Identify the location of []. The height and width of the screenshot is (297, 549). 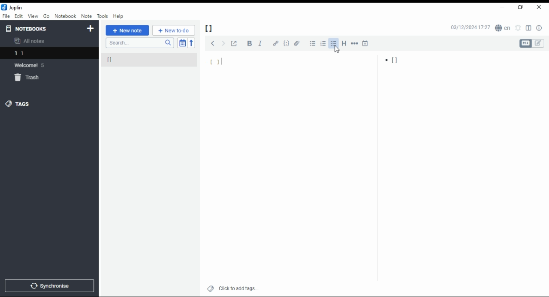
(392, 60).